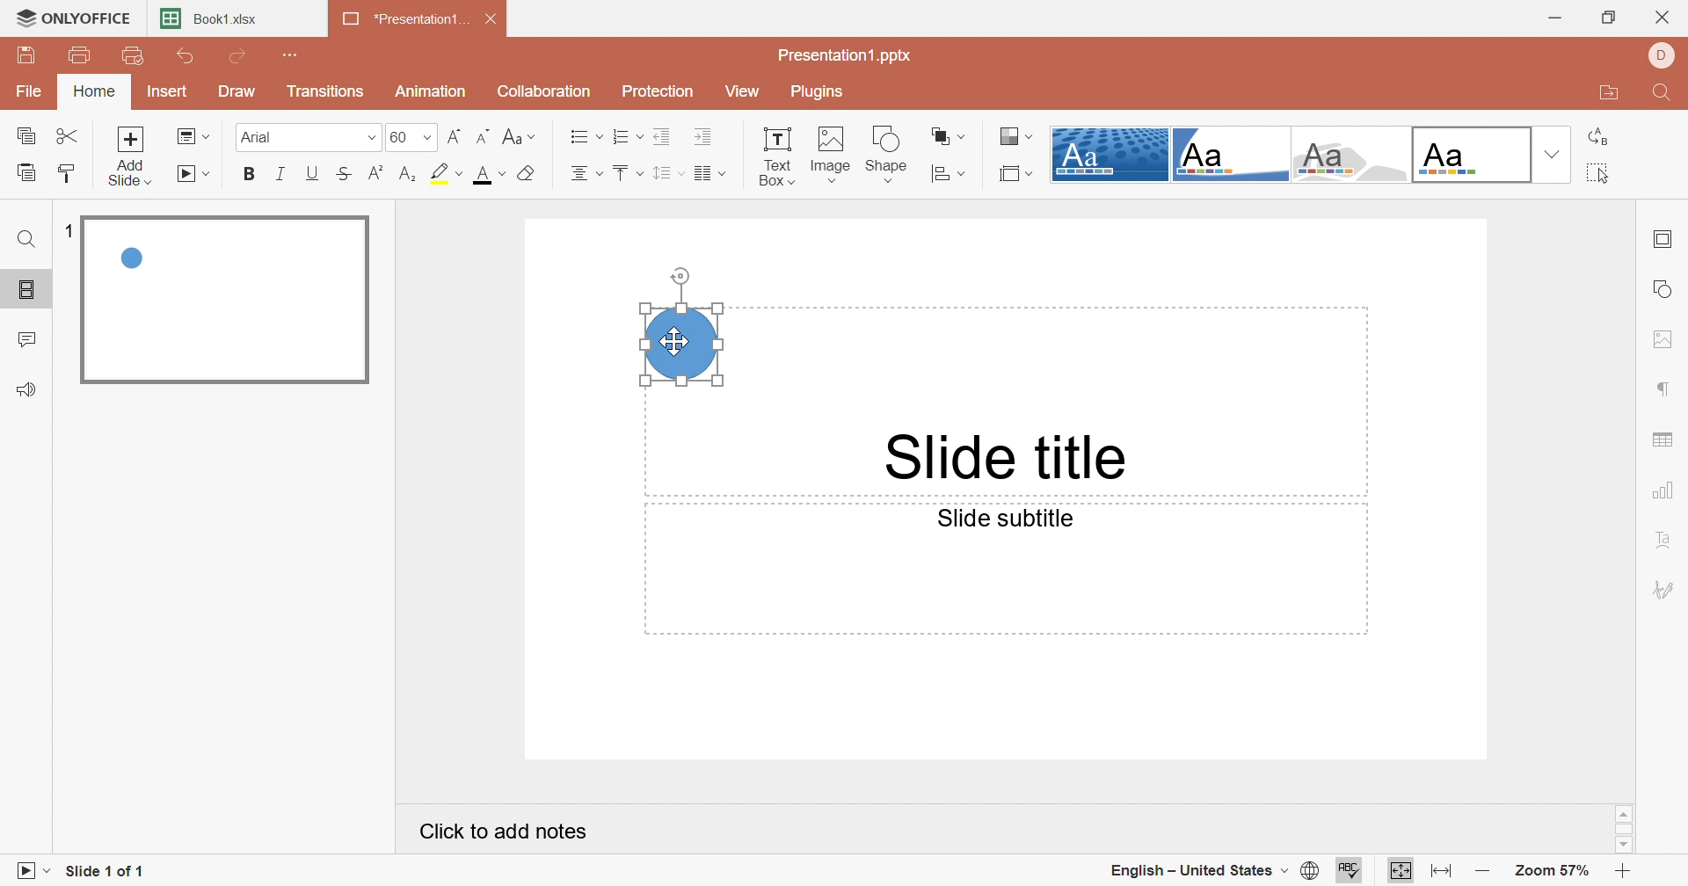 Image resolution: width=1688 pixels, height=886 pixels. What do you see at coordinates (1604, 94) in the screenshot?
I see `Open file location` at bounding box center [1604, 94].